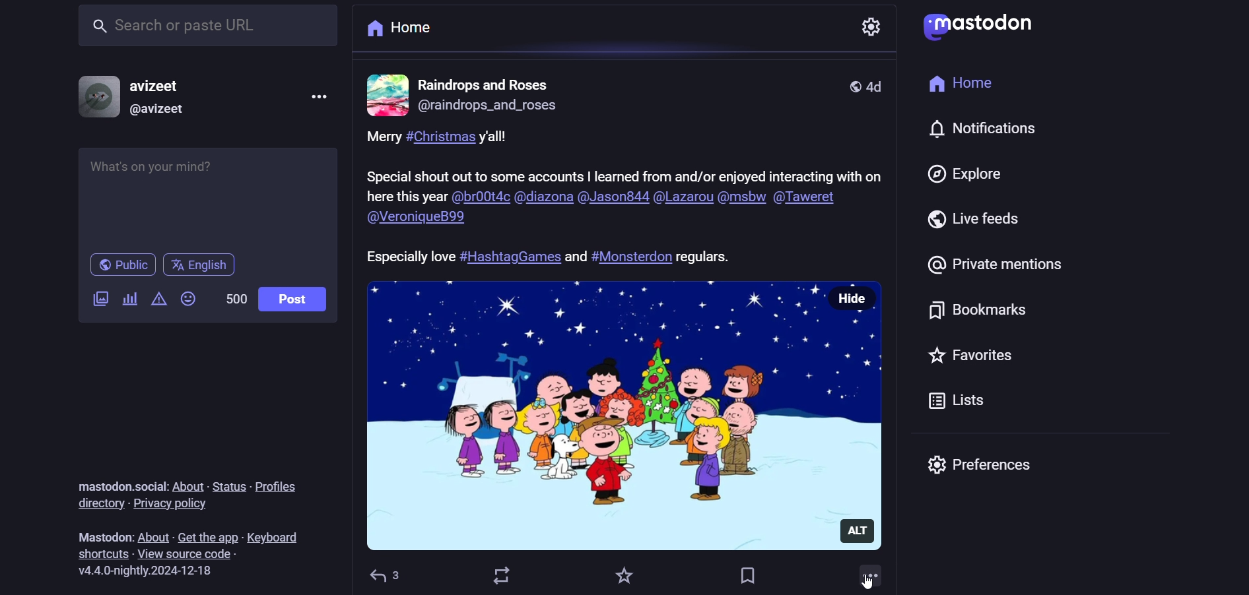 This screenshot has width=1249, height=595. What do you see at coordinates (988, 263) in the screenshot?
I see `private mentions` at bounding box center [988, 263].